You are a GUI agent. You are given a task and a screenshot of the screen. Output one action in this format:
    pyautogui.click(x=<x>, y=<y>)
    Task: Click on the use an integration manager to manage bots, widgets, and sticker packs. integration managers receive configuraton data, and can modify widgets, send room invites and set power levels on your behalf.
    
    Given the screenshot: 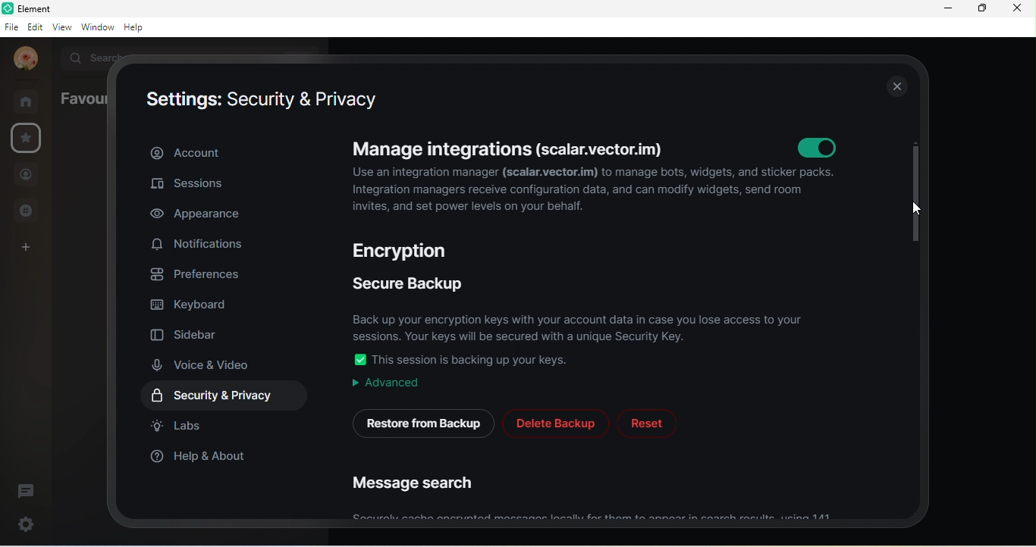 What is the action you would take?
    pyautogui.click(x=598, y=191)
    